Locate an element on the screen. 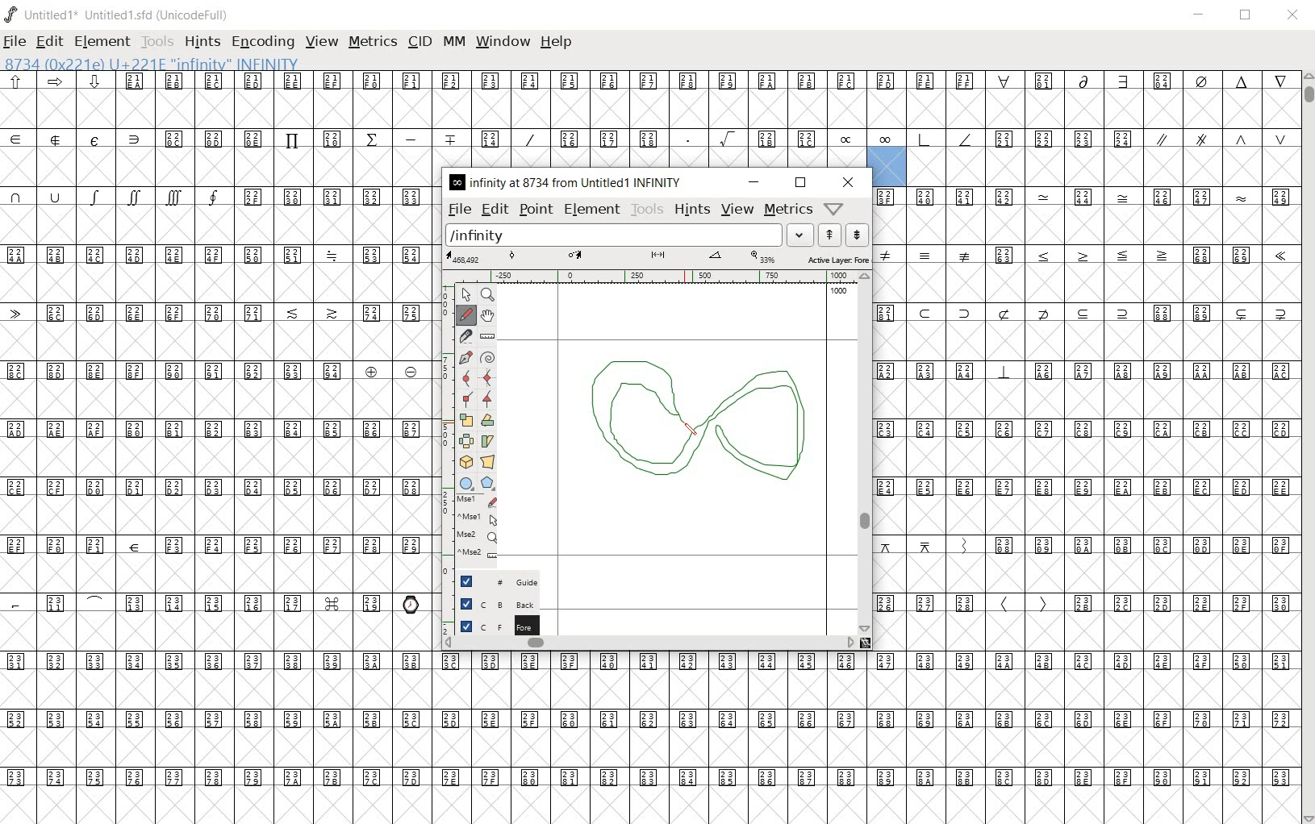  symbol is located at coordinates (1004, 371).